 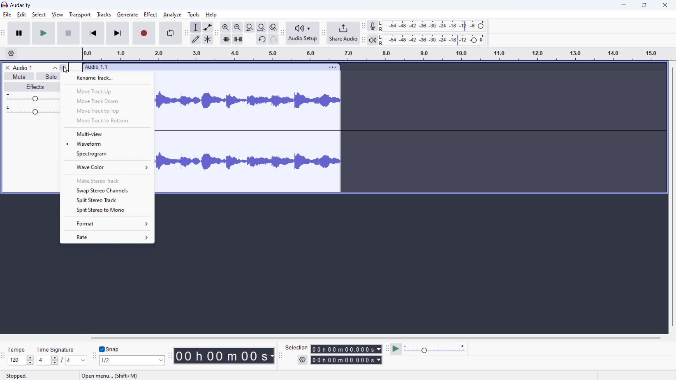 I want to click on maximize, so click(x=644, y=5).